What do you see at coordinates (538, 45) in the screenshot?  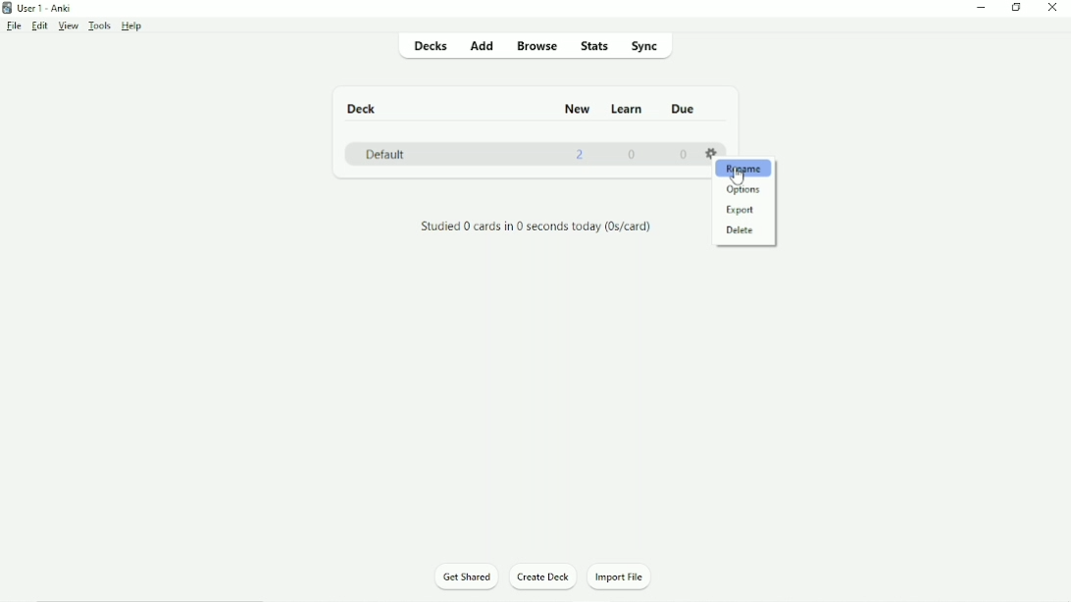 I see `Browse` at bounding box center [538, 45].